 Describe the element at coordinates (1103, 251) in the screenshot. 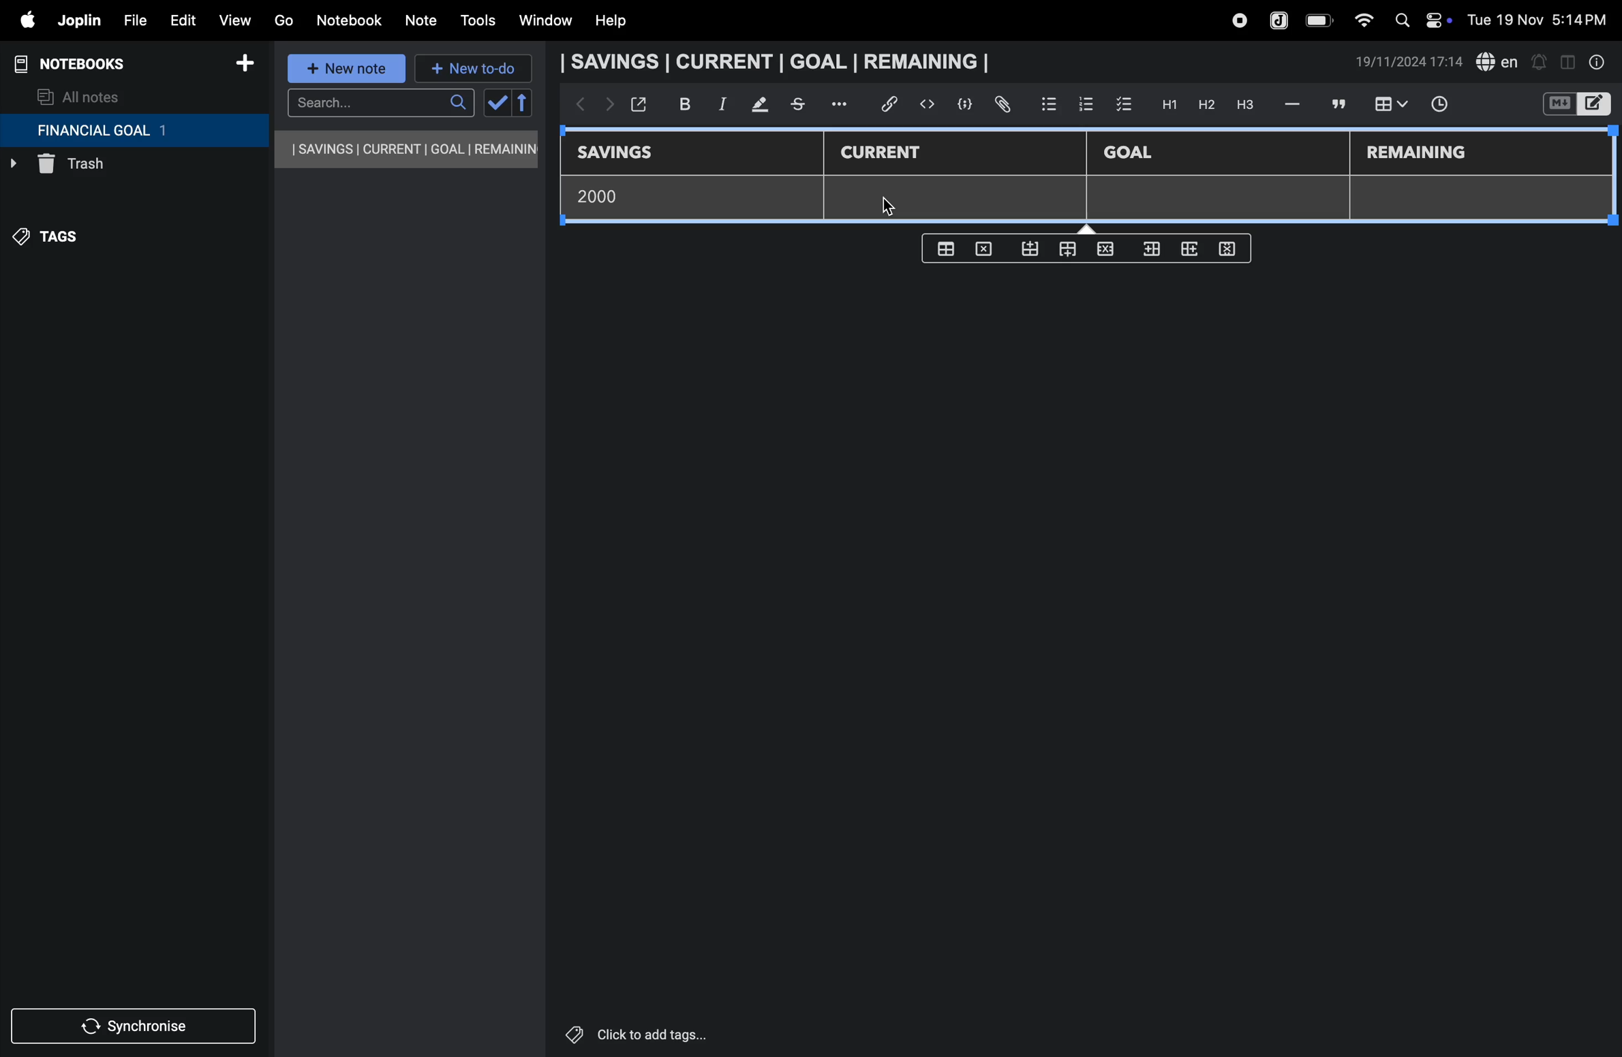

I see `close rows` at that location.